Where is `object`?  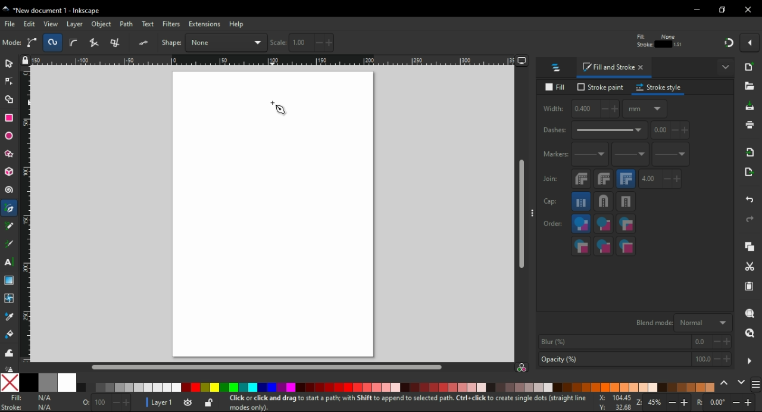 object is located at coordinates (103, 24).